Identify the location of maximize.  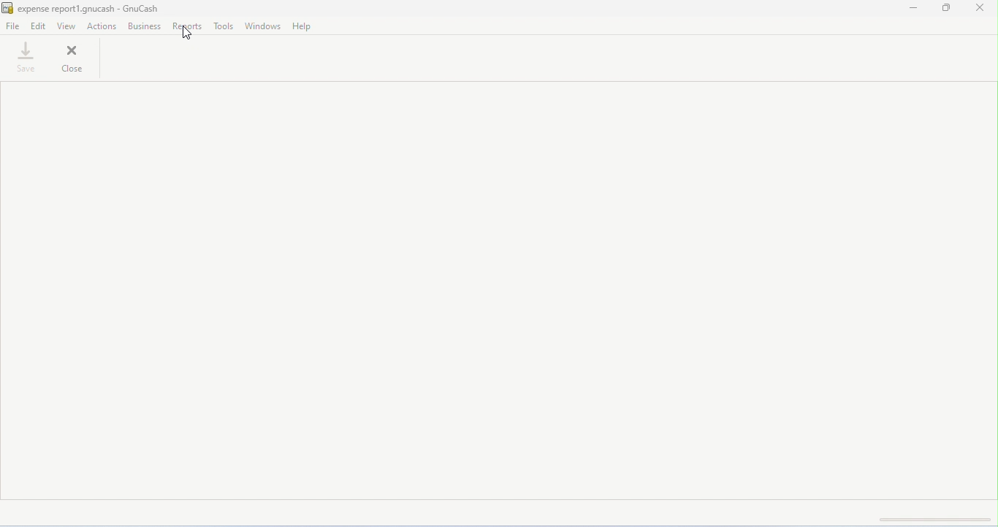
(944, 8).